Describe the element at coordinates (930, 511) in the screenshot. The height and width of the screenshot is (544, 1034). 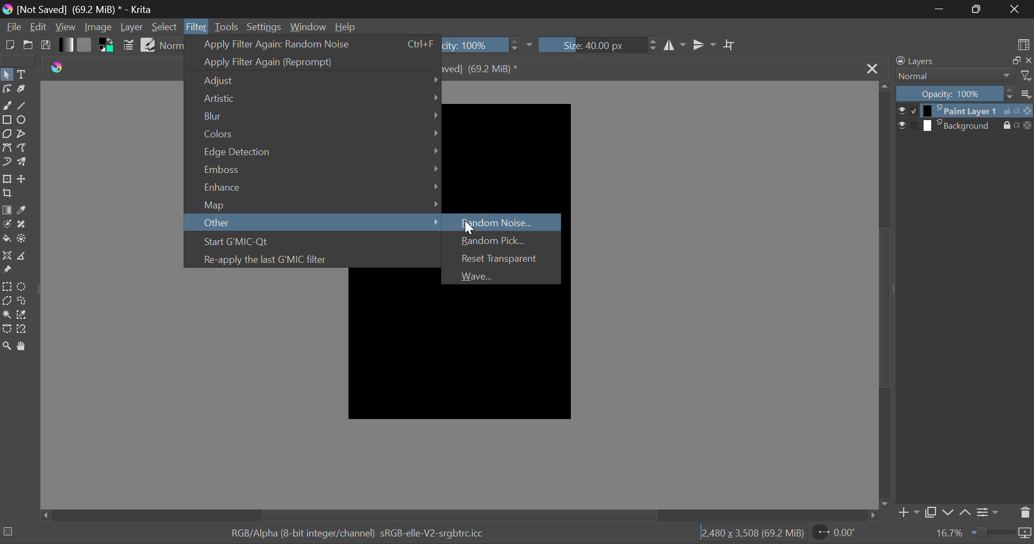
I see `Copy Layer` at that location.